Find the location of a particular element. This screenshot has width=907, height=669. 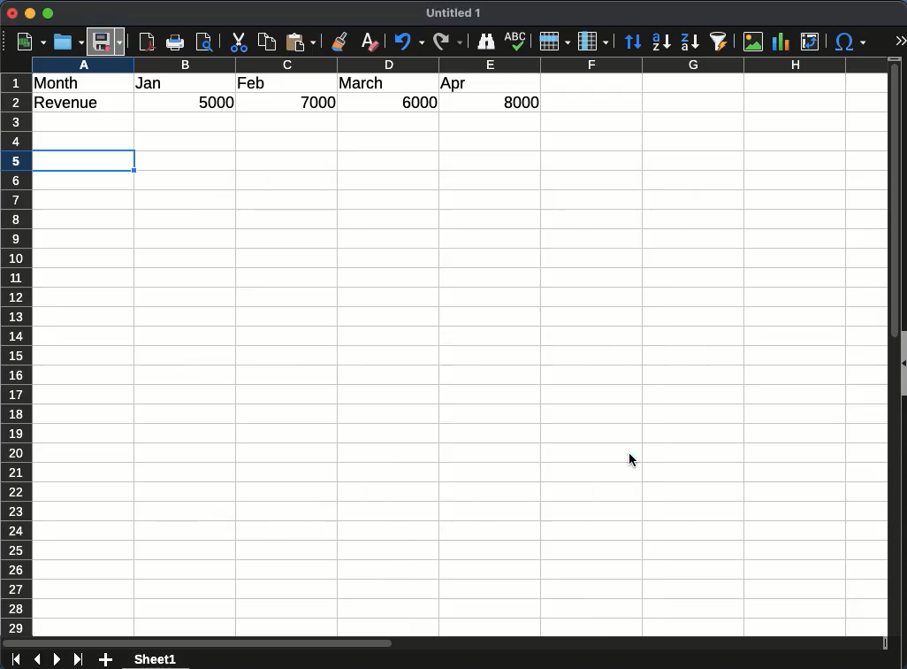

copy is located at coordinates (268, 42).